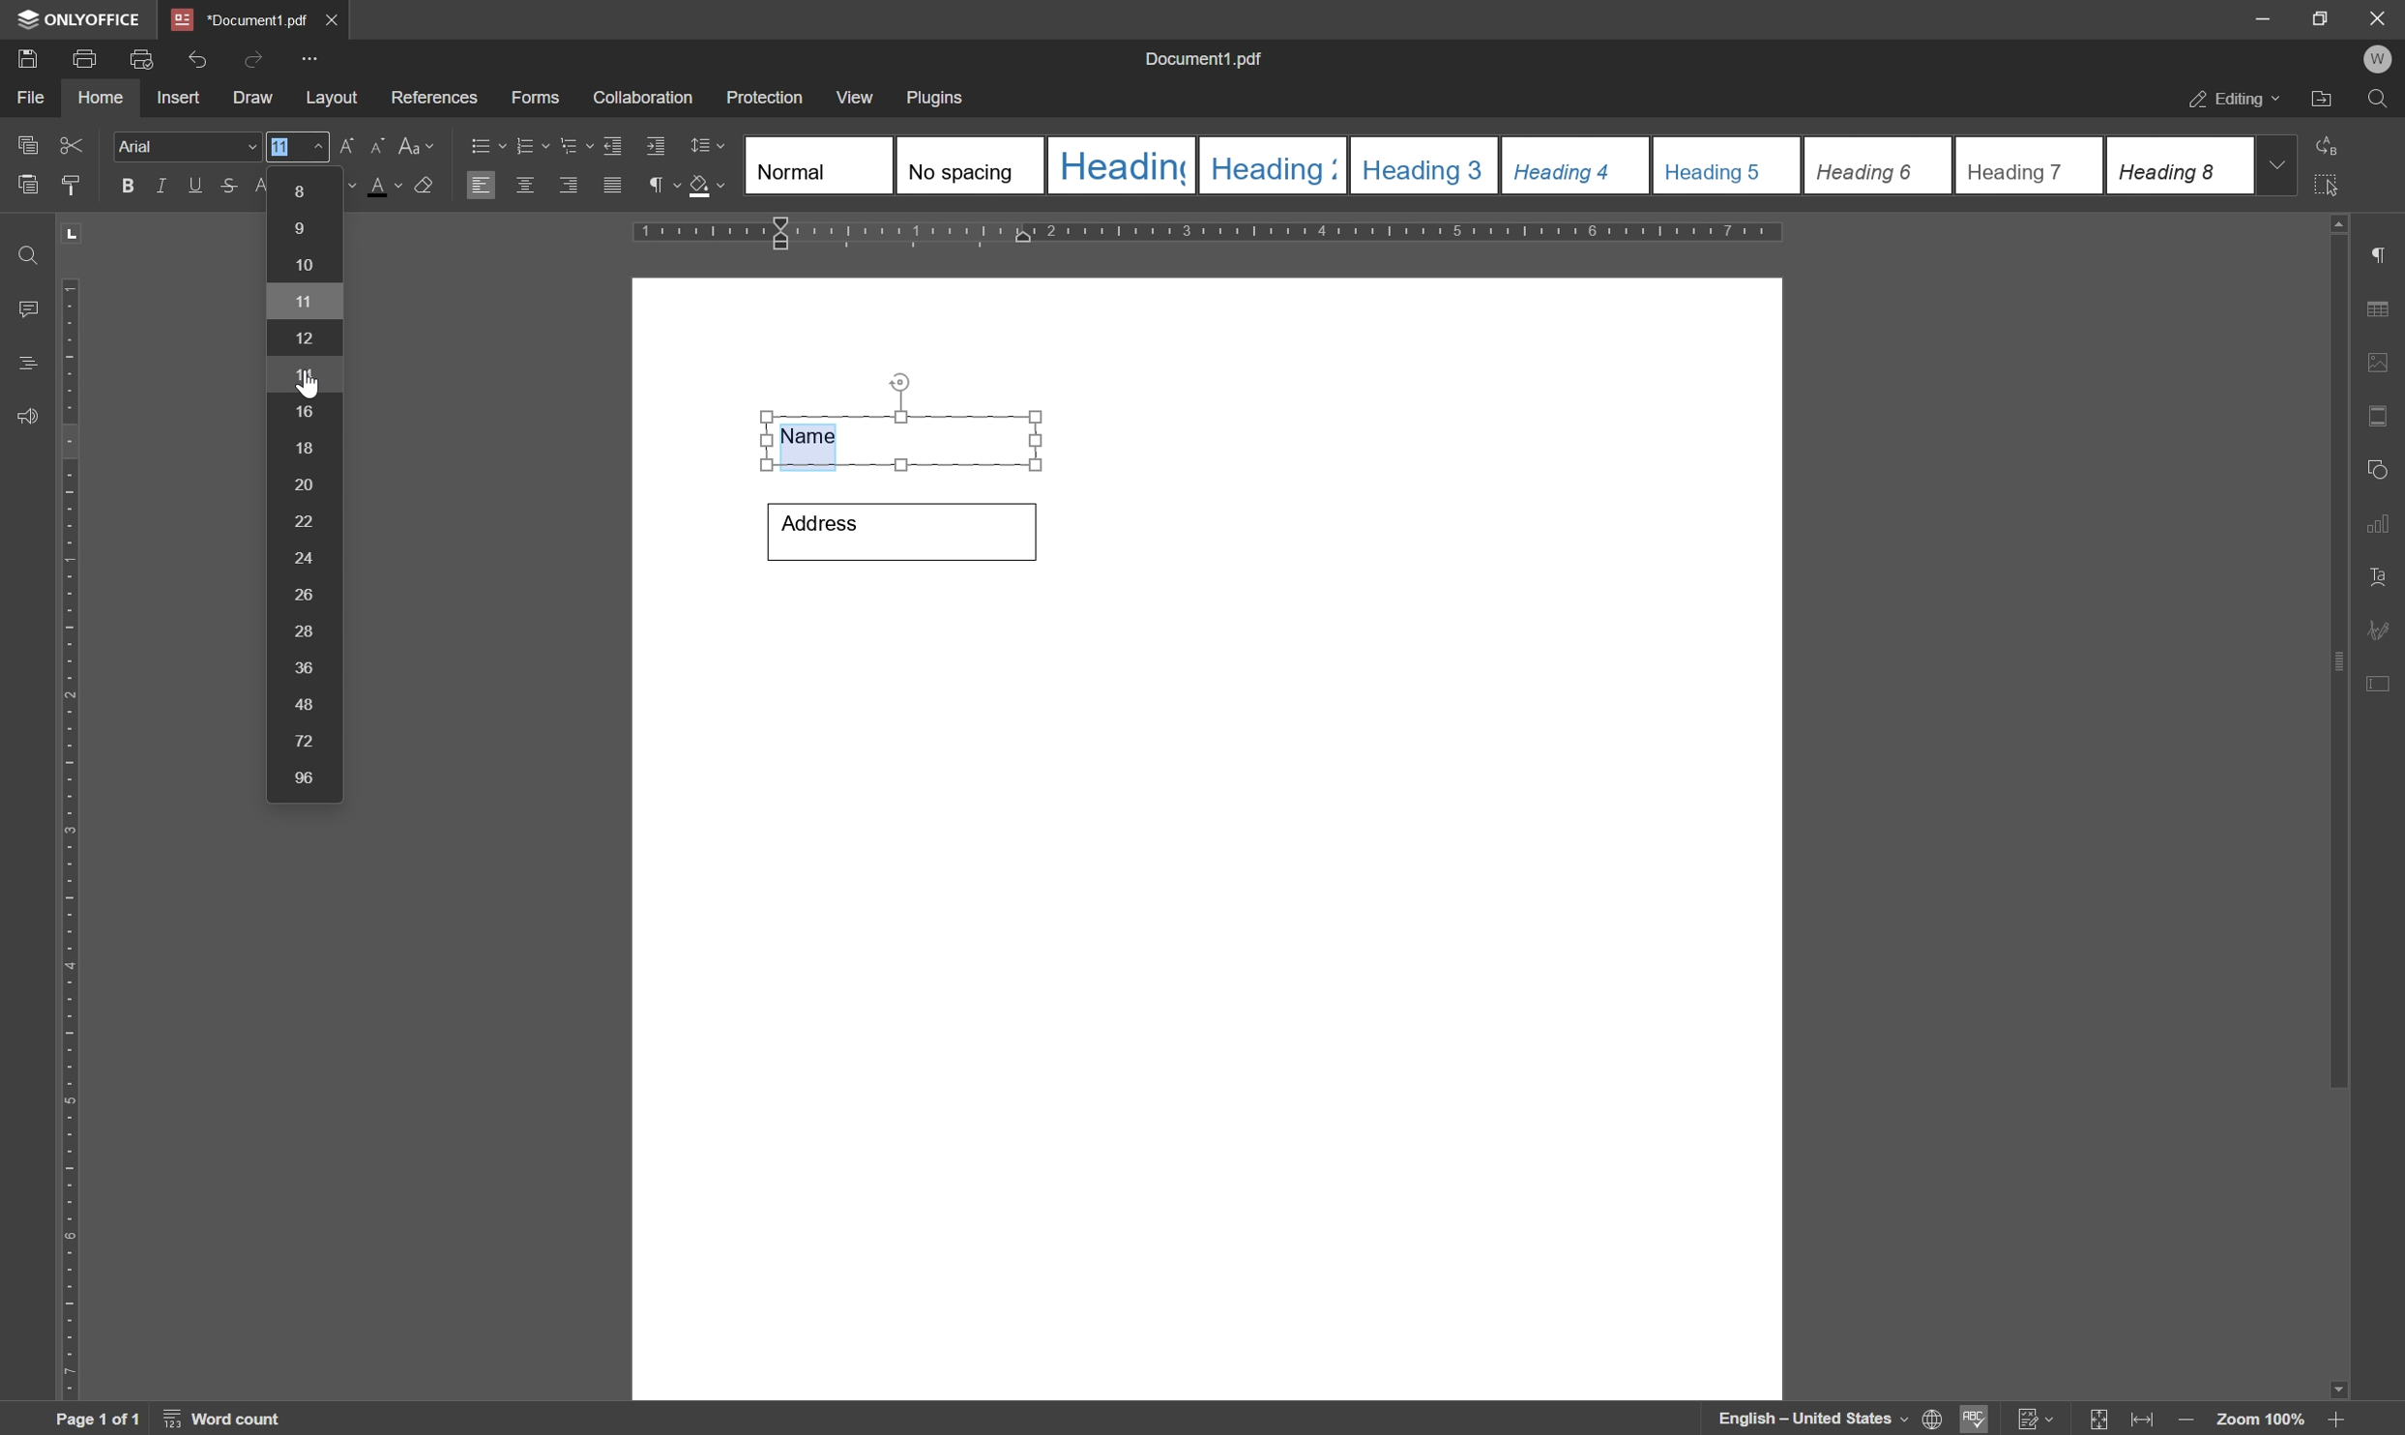  I want to click on font size, so click(390, 186).